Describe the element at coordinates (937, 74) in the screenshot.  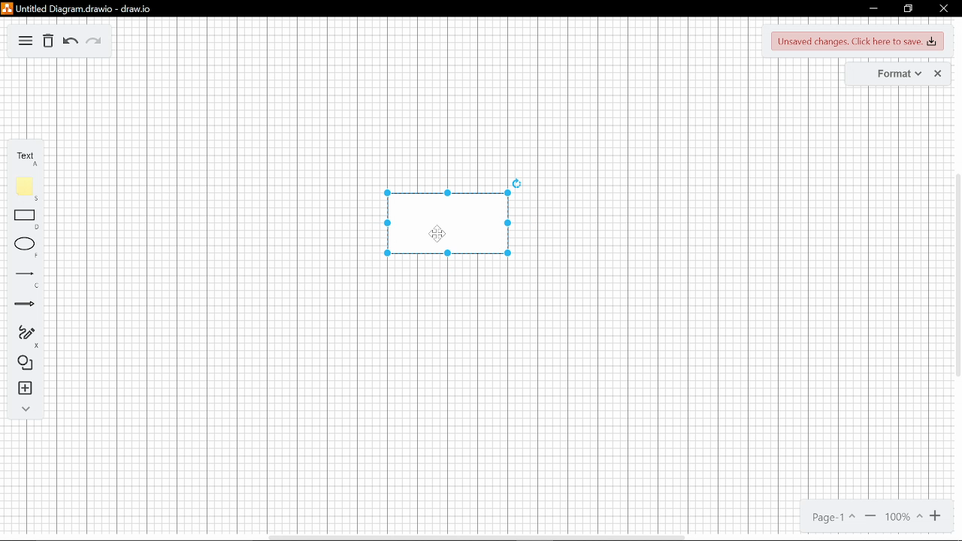
I see `close` at that location.